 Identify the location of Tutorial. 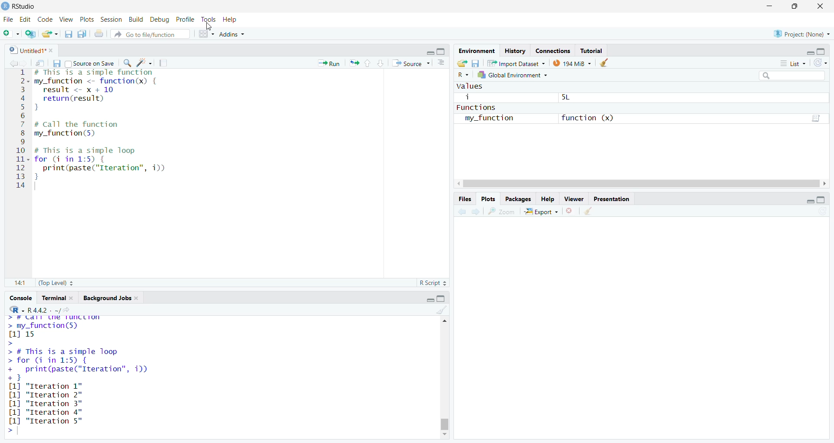
(592, 50).